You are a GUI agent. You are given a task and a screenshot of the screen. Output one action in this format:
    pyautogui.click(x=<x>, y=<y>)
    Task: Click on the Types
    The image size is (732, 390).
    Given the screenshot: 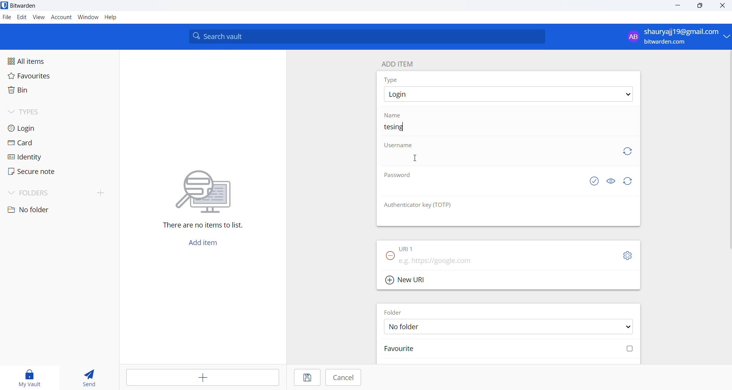 What is the action you would take?
    pyautogui.click(x=37, y=111)
    